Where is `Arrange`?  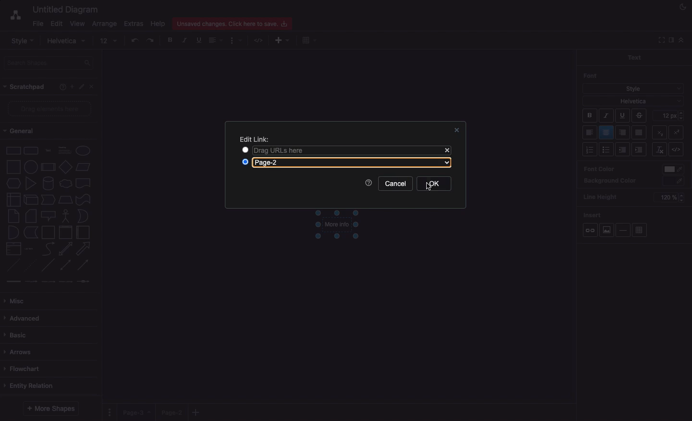 Arrange is located at coordinates (103, 24).